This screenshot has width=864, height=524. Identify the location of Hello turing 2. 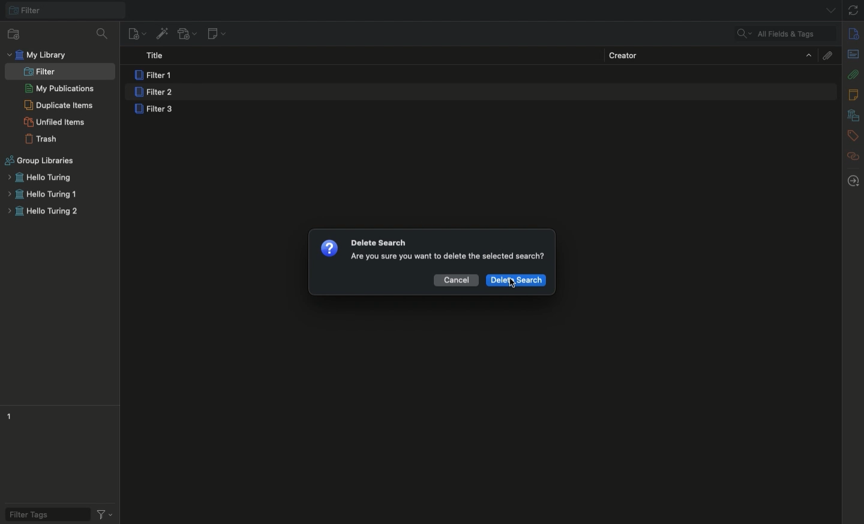
(43, 213).